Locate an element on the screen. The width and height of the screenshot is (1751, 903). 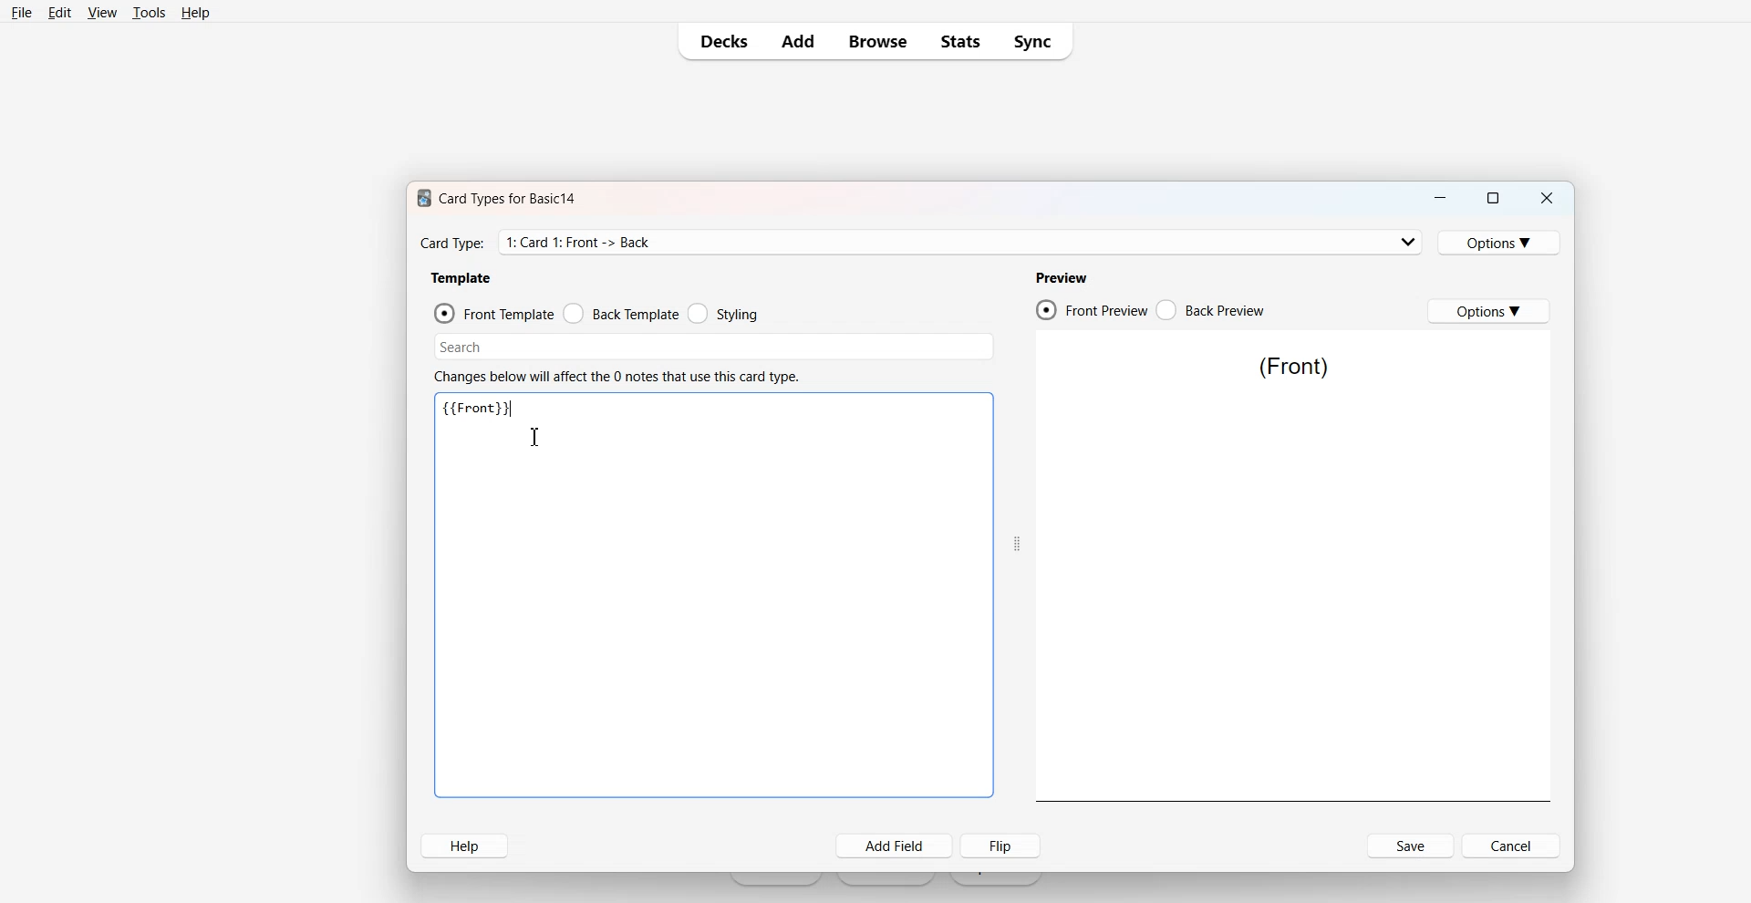
Import File is located at coordinates (996, 880).